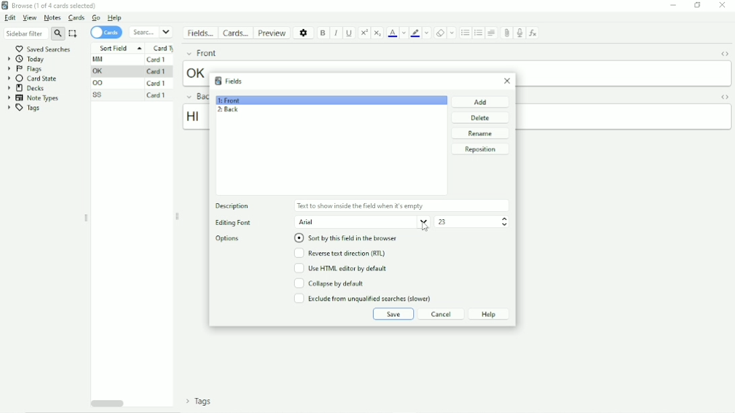  I want to click on Use HTML editor by default, so click(341, 269).